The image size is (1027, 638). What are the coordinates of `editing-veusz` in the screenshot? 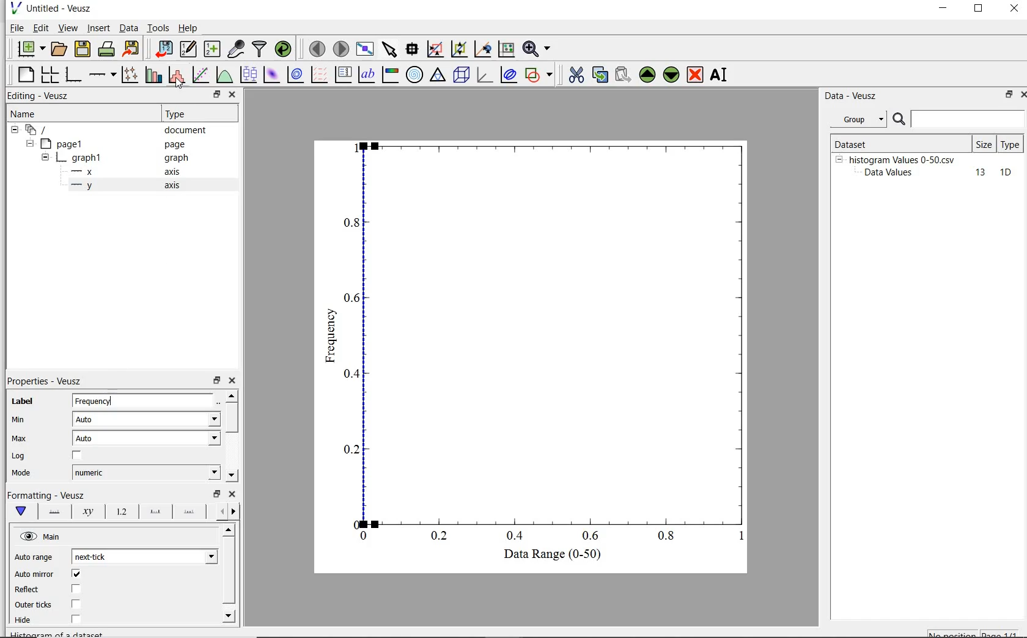 It's located at (39, 96).